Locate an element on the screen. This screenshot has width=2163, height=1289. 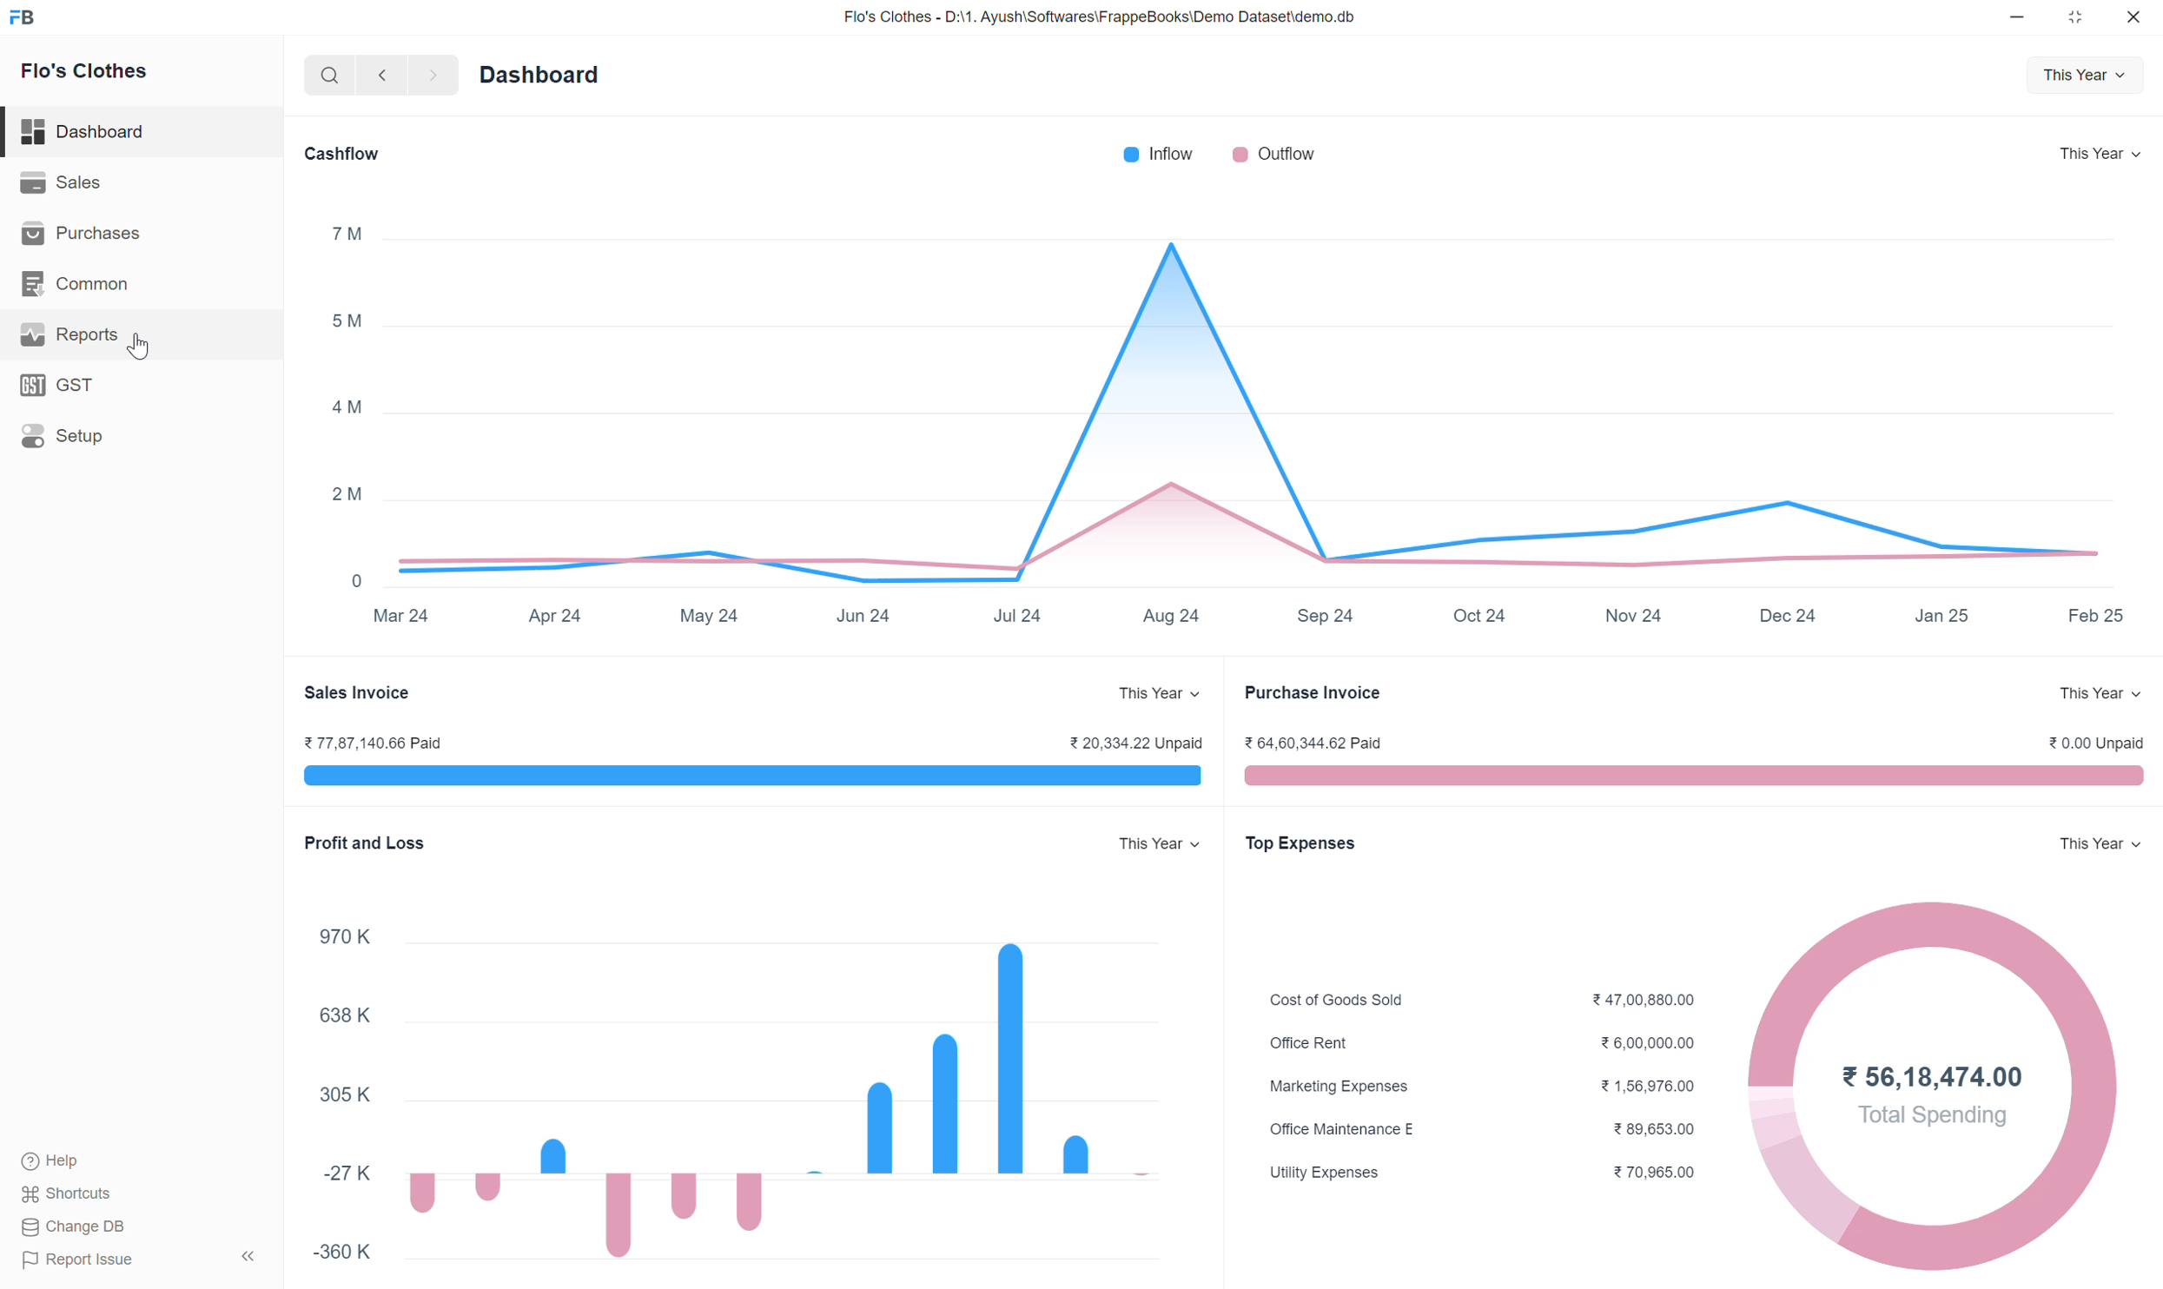
oct 24 is located at coordinates (1477, 617).